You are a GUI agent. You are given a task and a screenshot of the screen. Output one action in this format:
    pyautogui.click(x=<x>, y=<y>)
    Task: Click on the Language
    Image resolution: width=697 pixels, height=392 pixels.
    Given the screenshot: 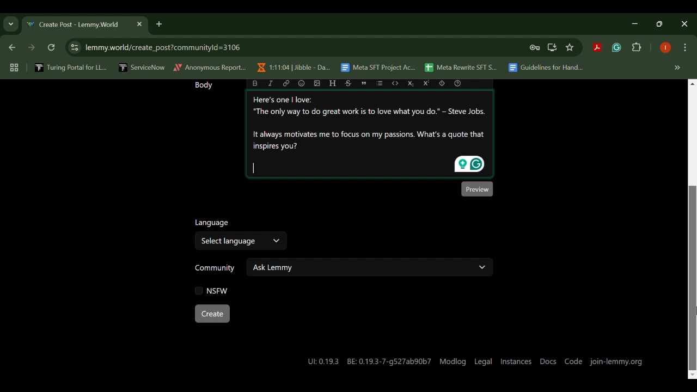 What is the action you would take?
    pyautogui.click(x=213, y=224)
    